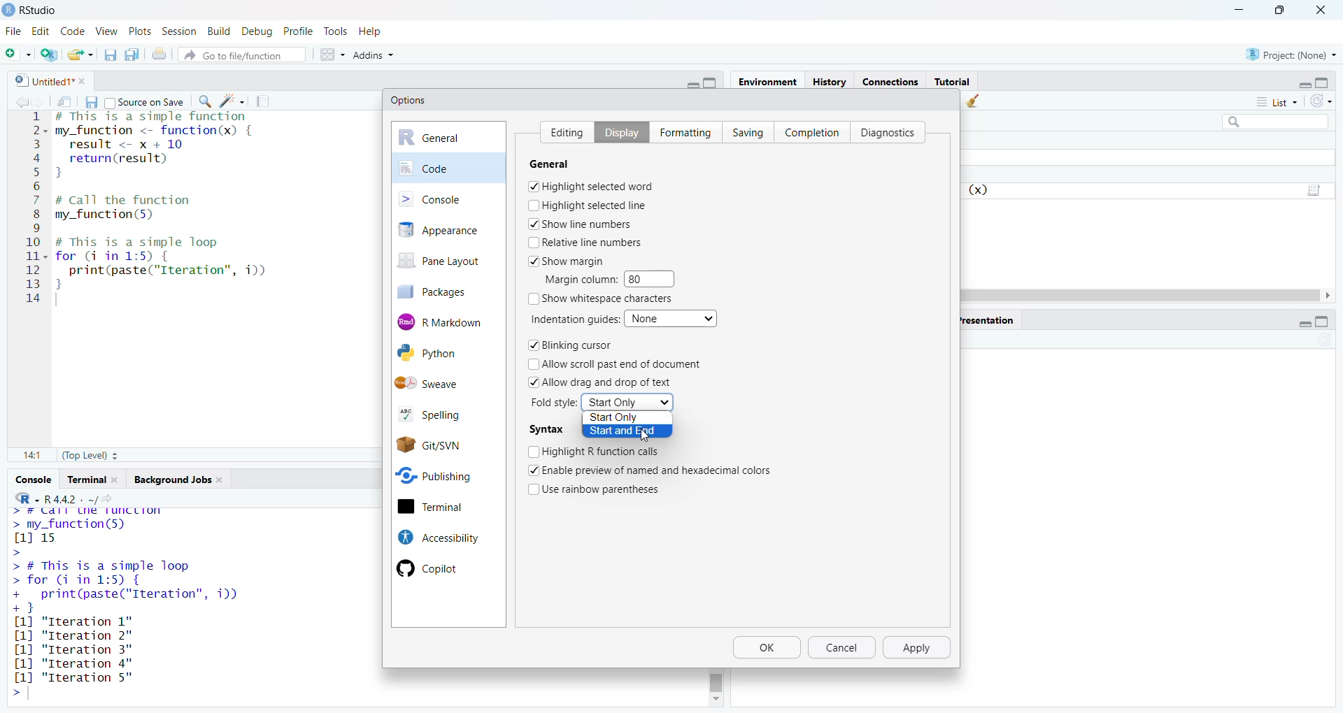 This screenshot has width=1343, height=713. What do you see at coordinates (627, 432) in the screenshot?
I see `start and end` at bounding box center [627, 432].